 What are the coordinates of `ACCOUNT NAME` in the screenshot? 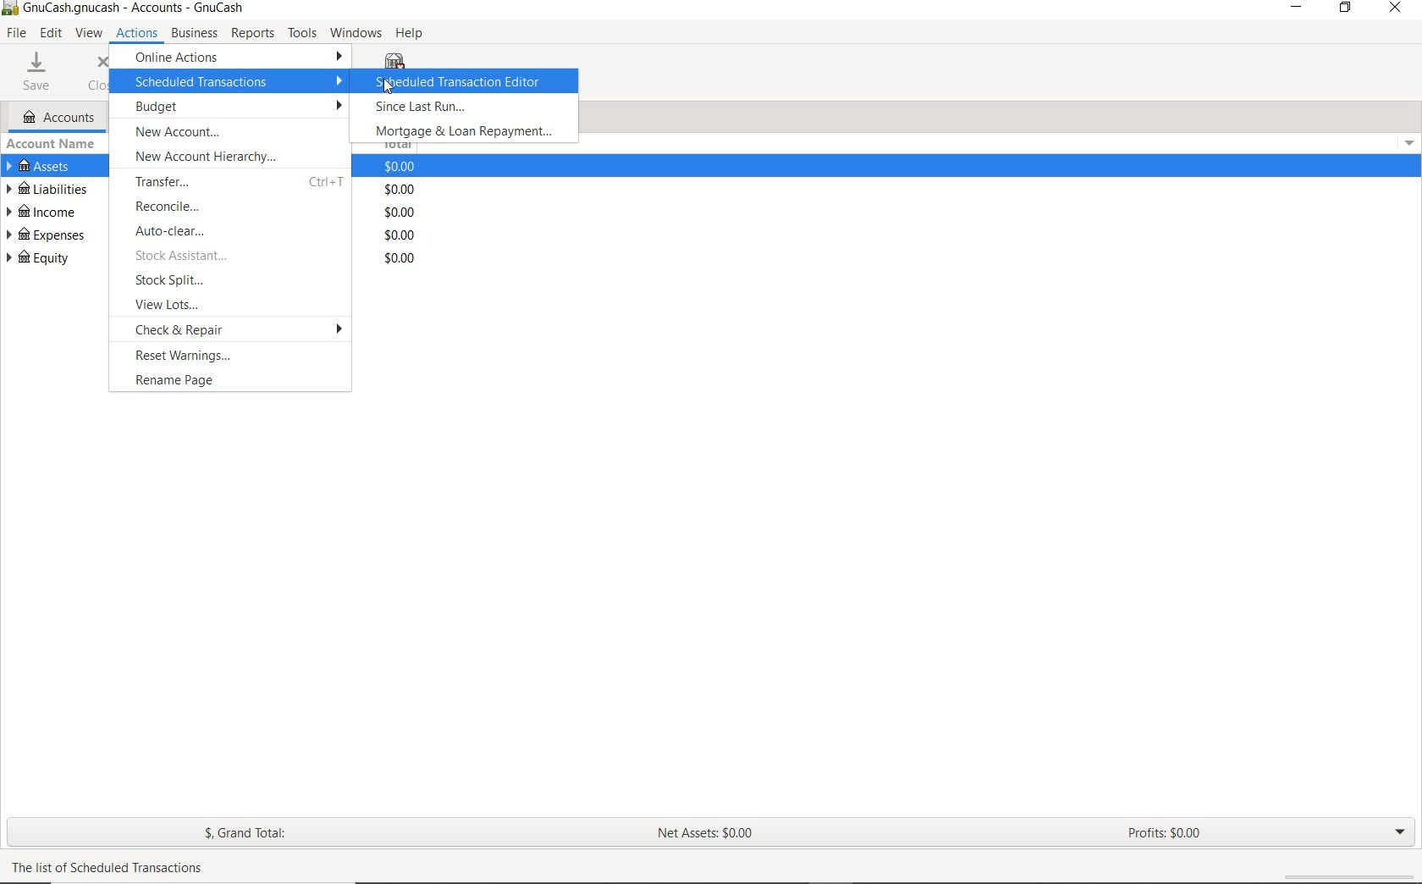 It's located at (55, 144).